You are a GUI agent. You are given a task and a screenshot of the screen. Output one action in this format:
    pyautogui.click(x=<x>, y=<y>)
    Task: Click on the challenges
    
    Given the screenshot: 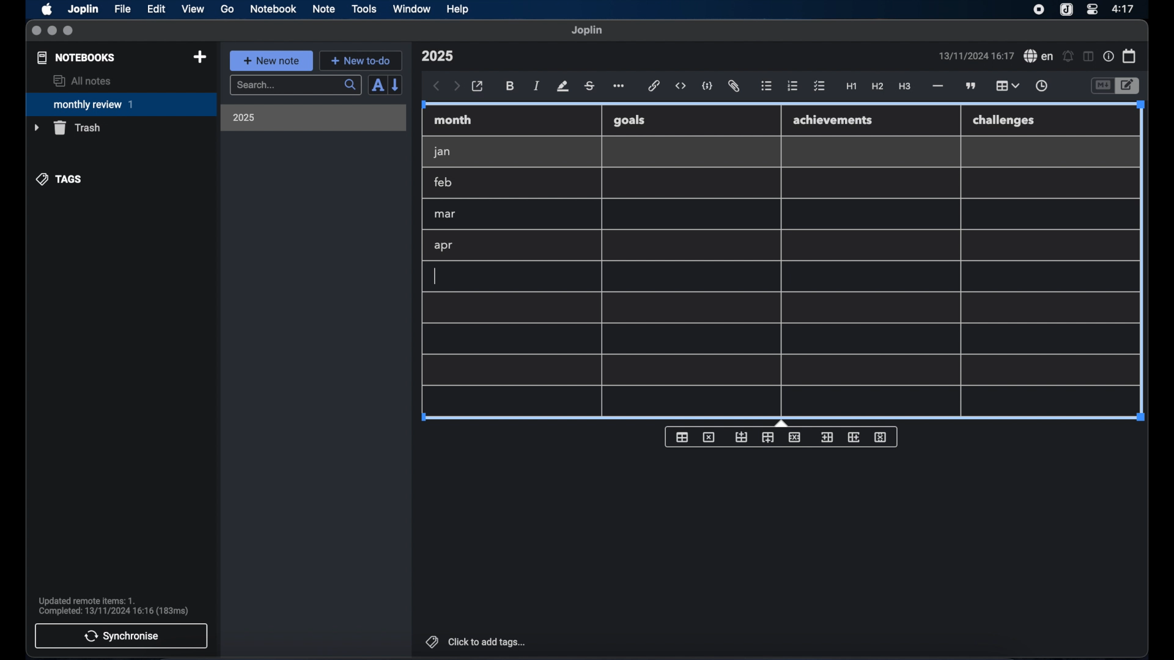 What is the action you would take?
    pyautogui.click(x=1005, y=121)
    